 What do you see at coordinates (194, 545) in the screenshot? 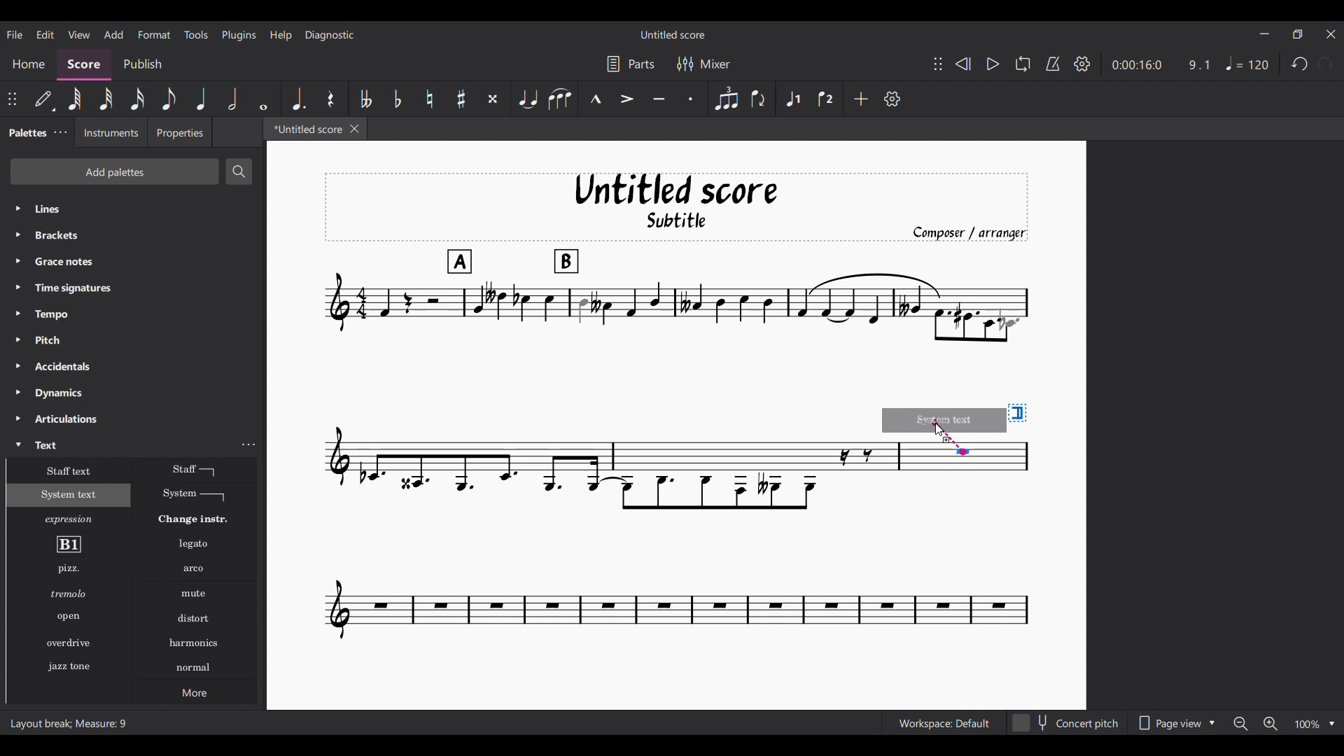
I see `Legato` at bounding box center [194, 545].